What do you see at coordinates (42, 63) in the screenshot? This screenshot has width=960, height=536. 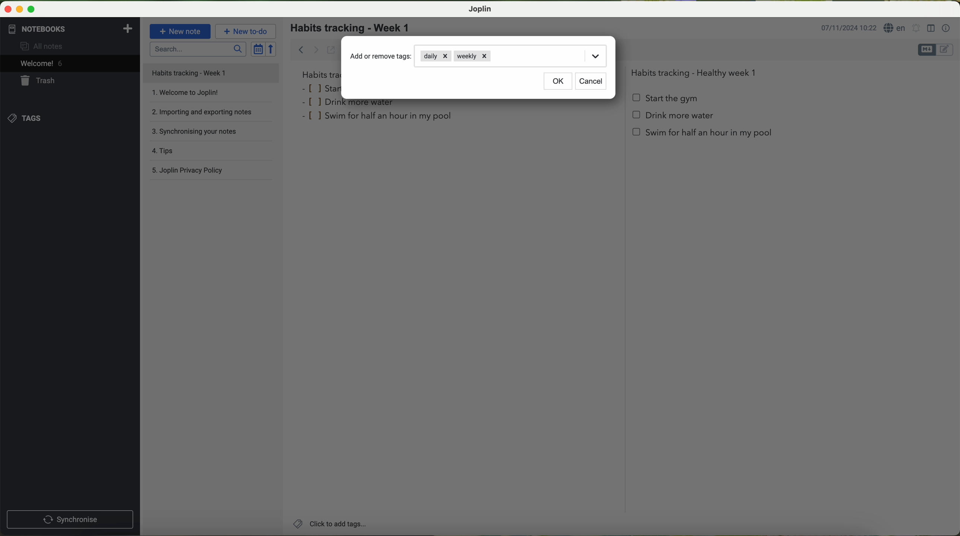 I see `welcome 5` at bounding box center [42, 63].